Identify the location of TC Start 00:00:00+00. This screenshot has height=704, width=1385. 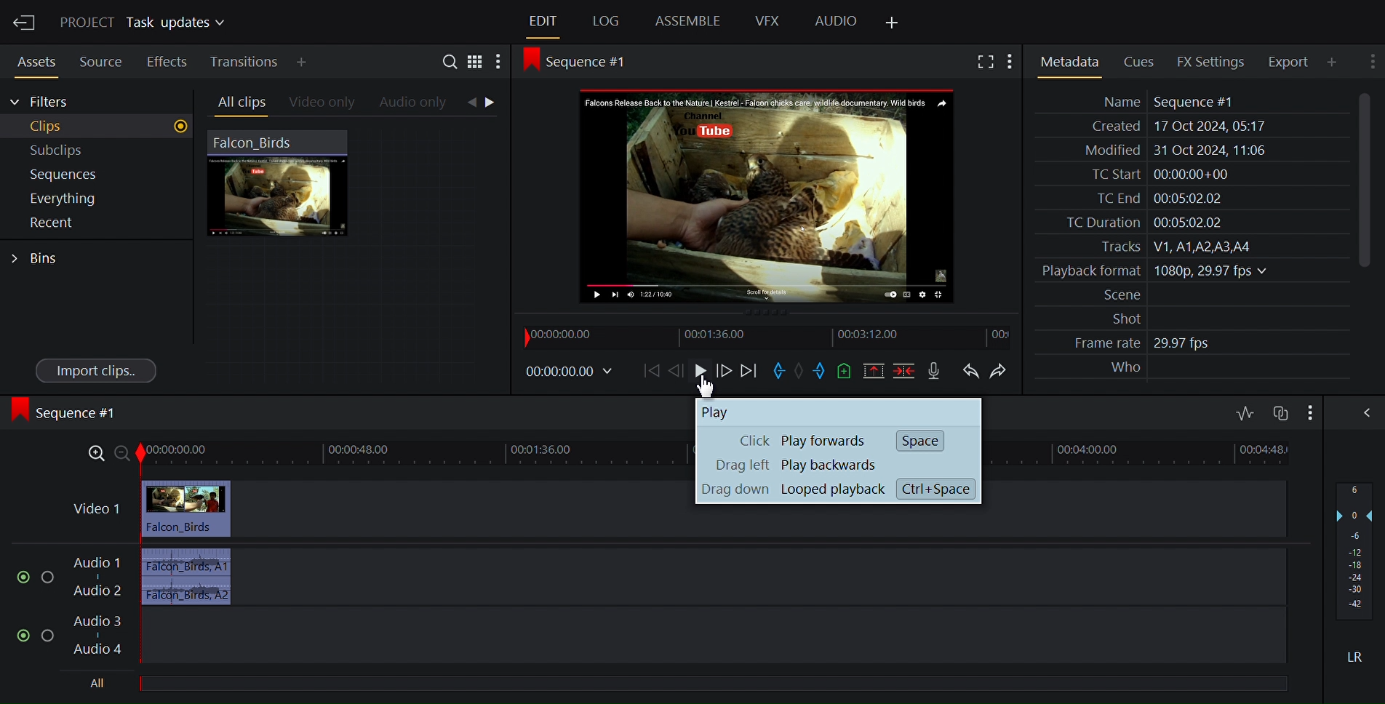
(1155, 174).